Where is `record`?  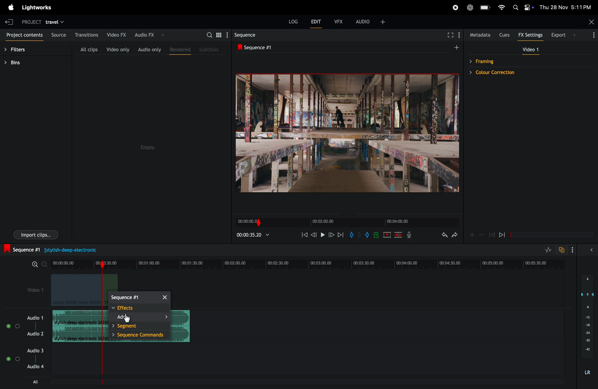 record is located at coordinates (455, 8).